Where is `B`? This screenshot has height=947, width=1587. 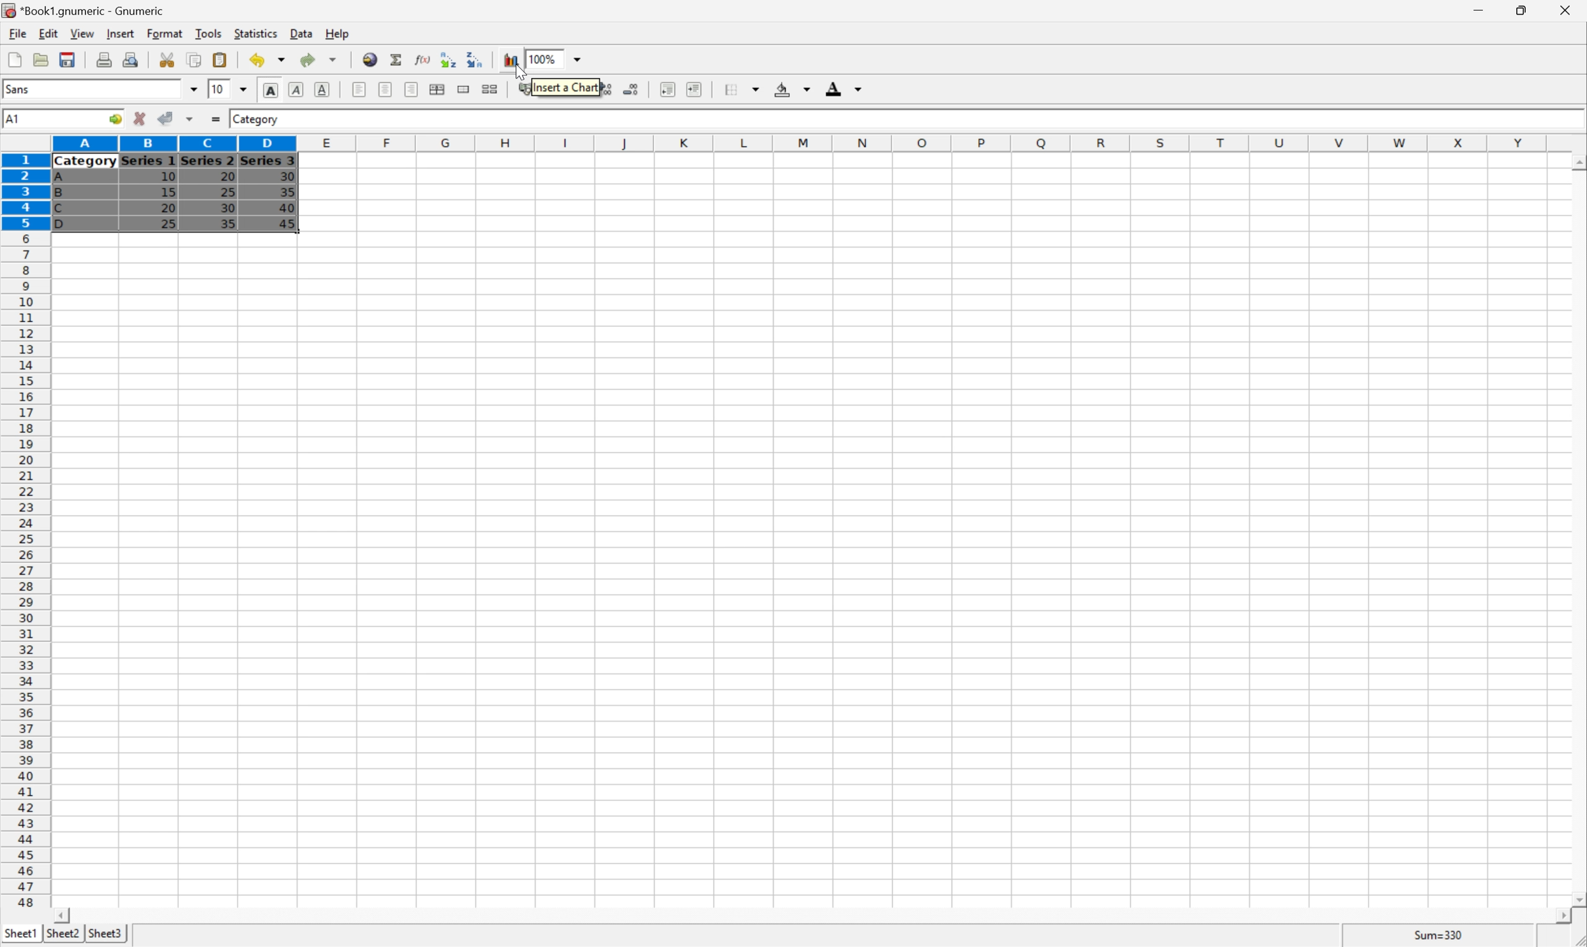
B is located at coordinates (59, 193).